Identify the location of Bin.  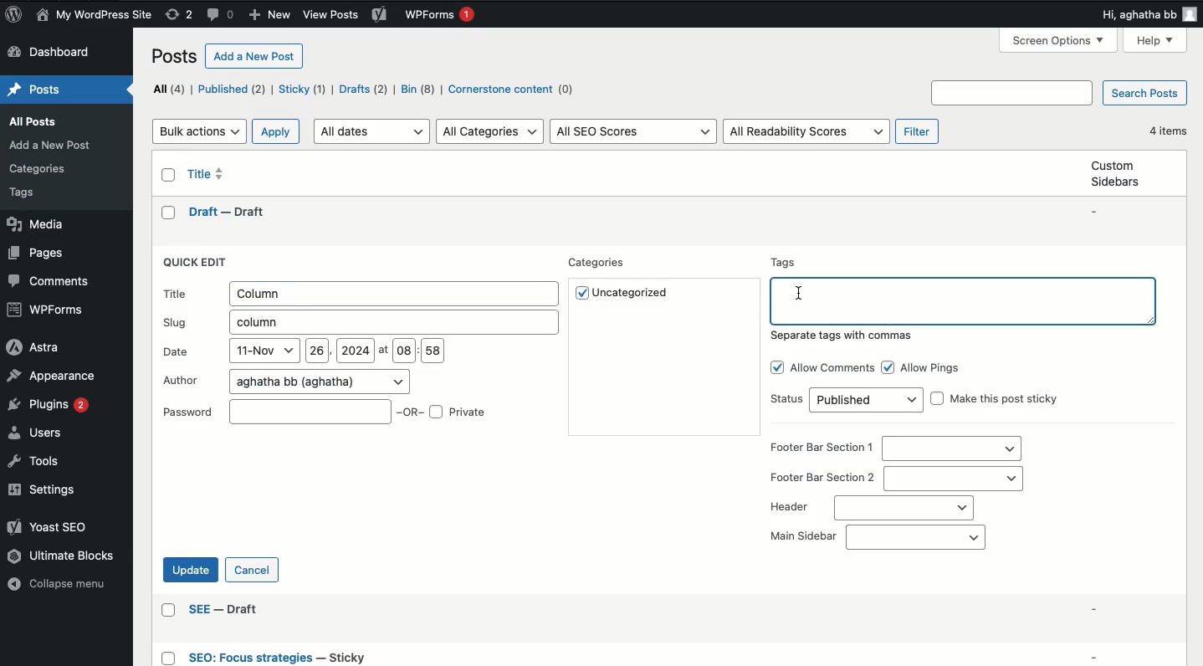
(418, 90).